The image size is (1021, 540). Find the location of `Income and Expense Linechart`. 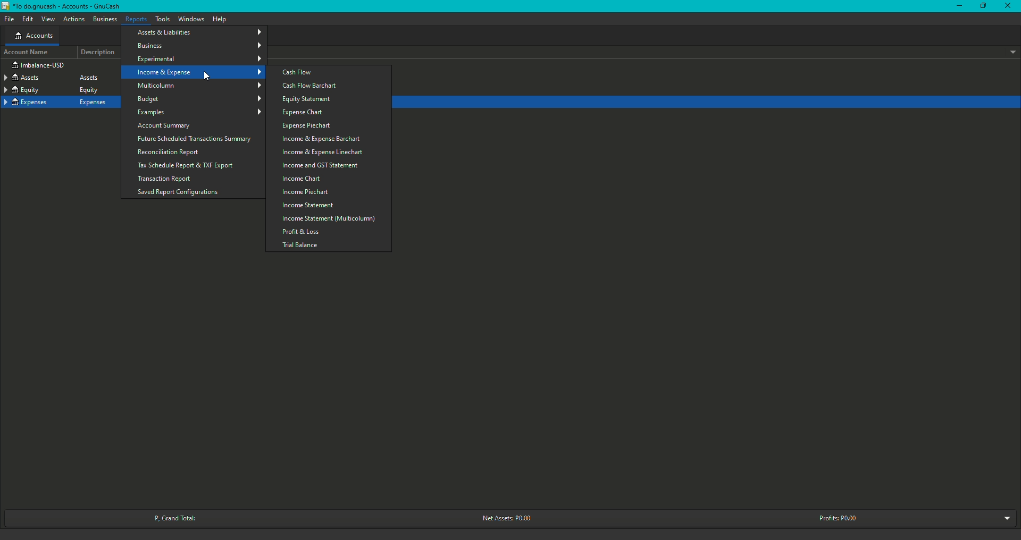

Income and Expense Linechart is located at coordinates (323, 153).